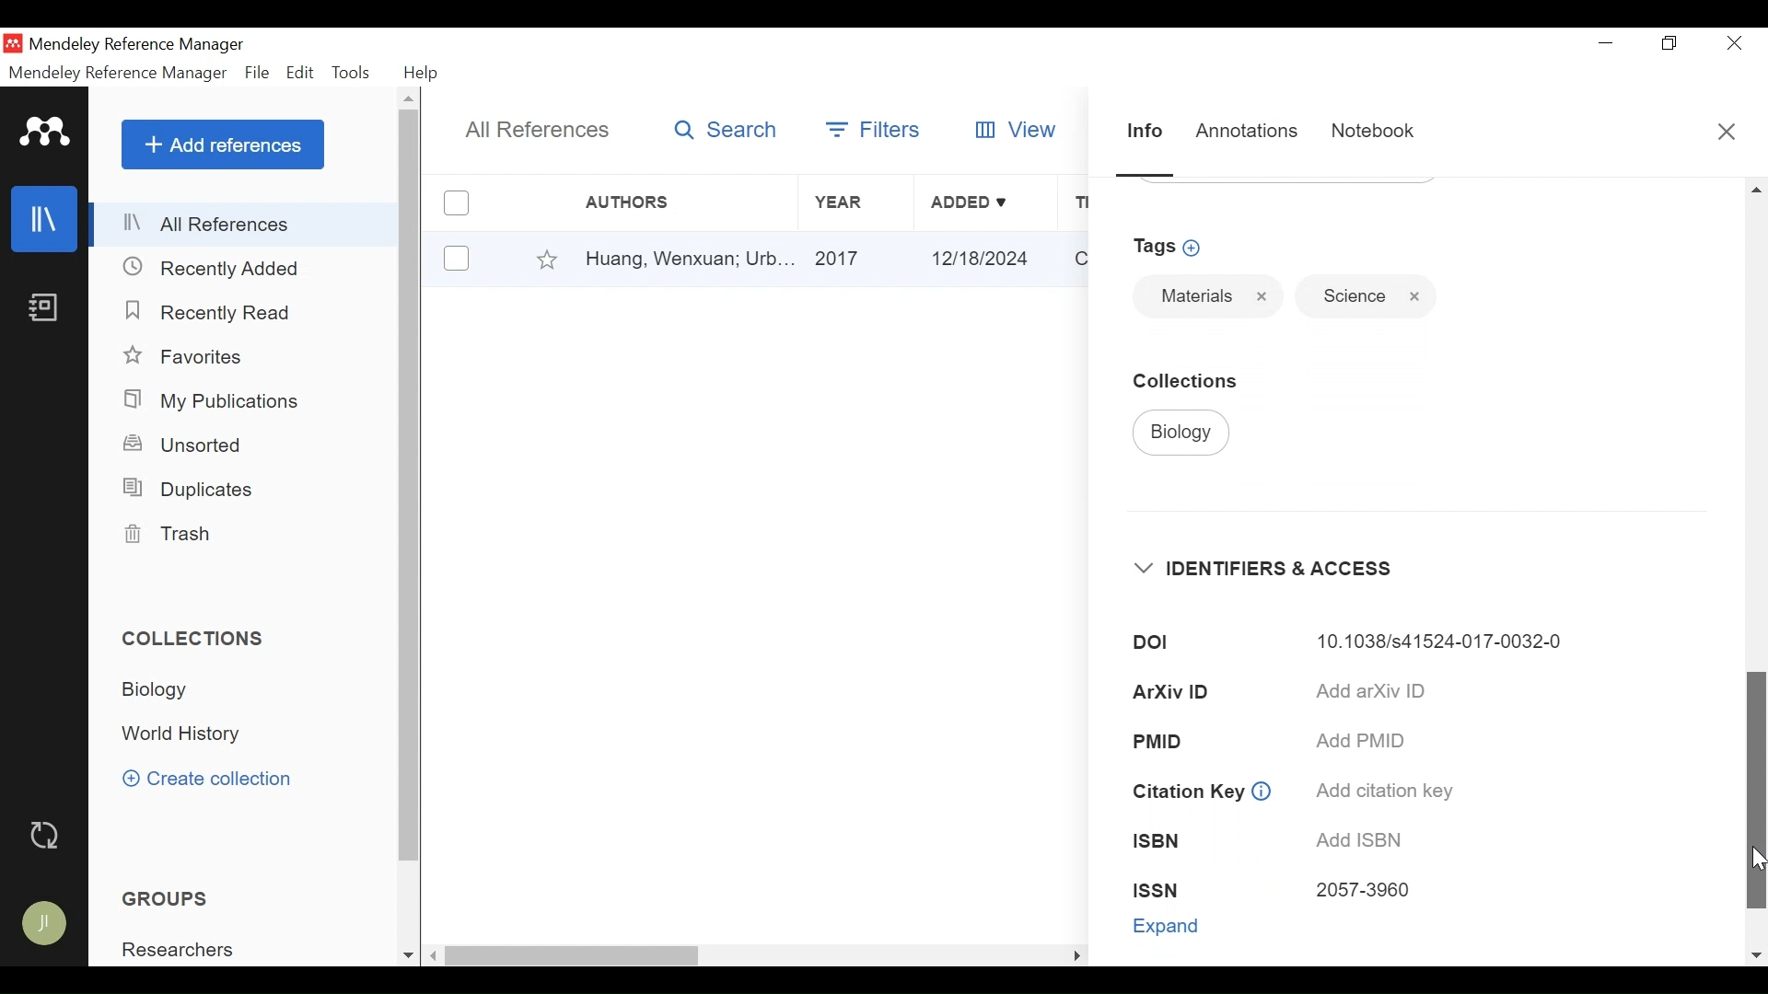 The width and height of the screenshot is (1768, 994). Describe the element at coordinates (202, 639) in the screenshot. I see `Collections` at that location.